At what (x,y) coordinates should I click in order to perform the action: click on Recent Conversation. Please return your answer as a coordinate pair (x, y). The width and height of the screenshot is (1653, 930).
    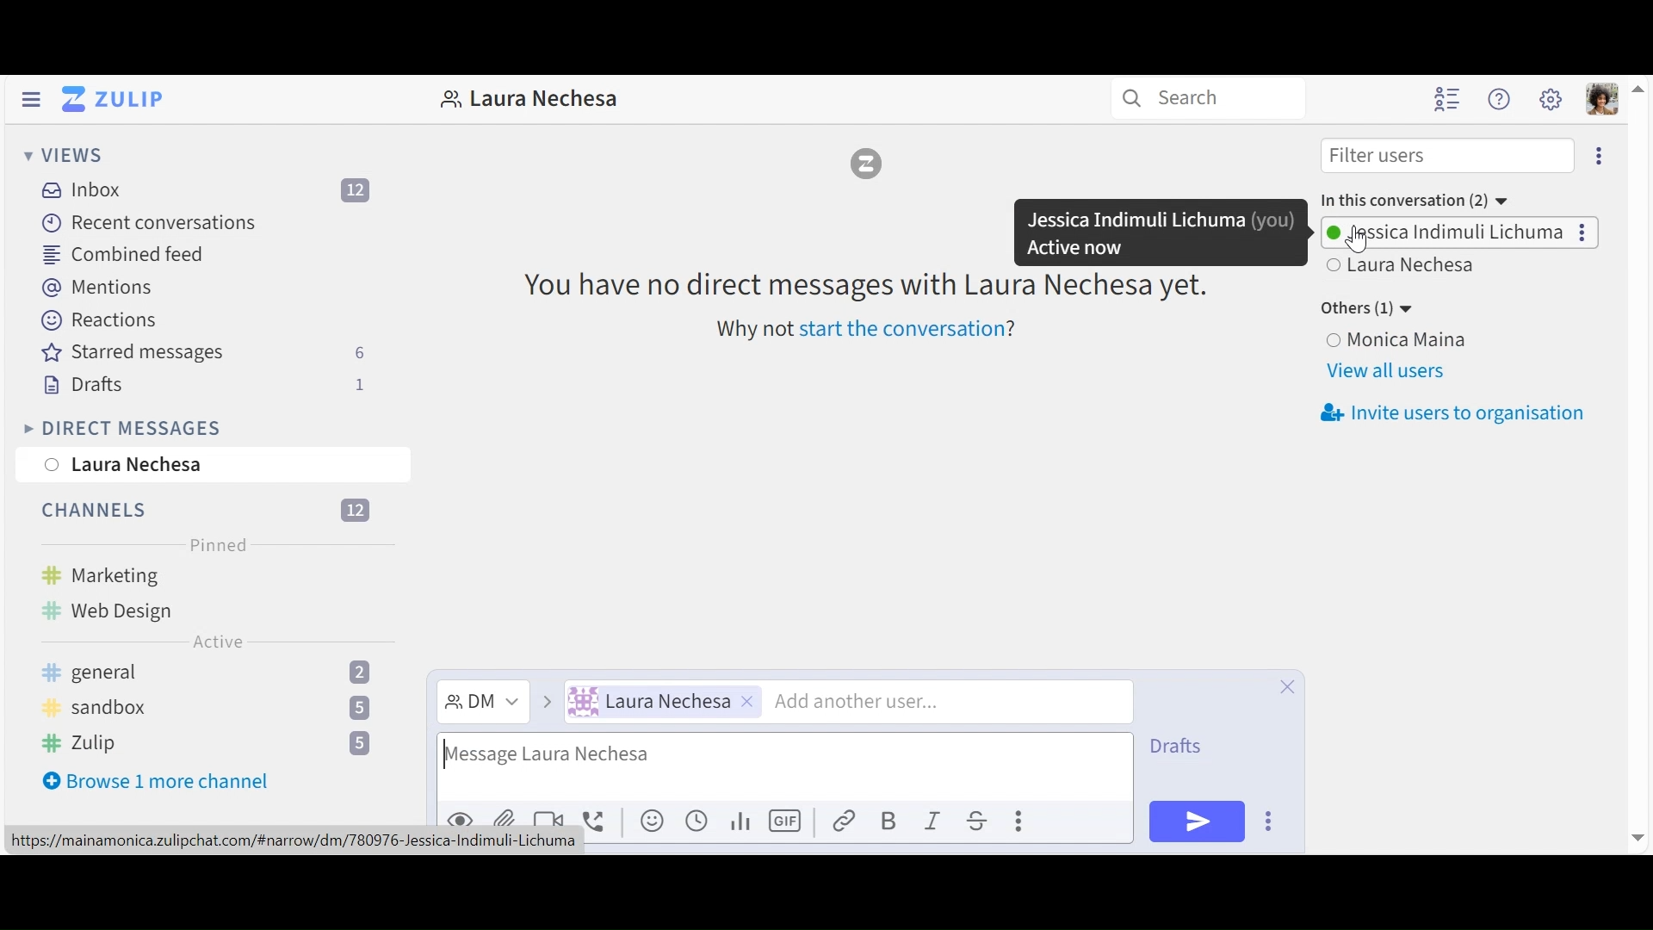
    Looking at the image, I should click on (152, 225).